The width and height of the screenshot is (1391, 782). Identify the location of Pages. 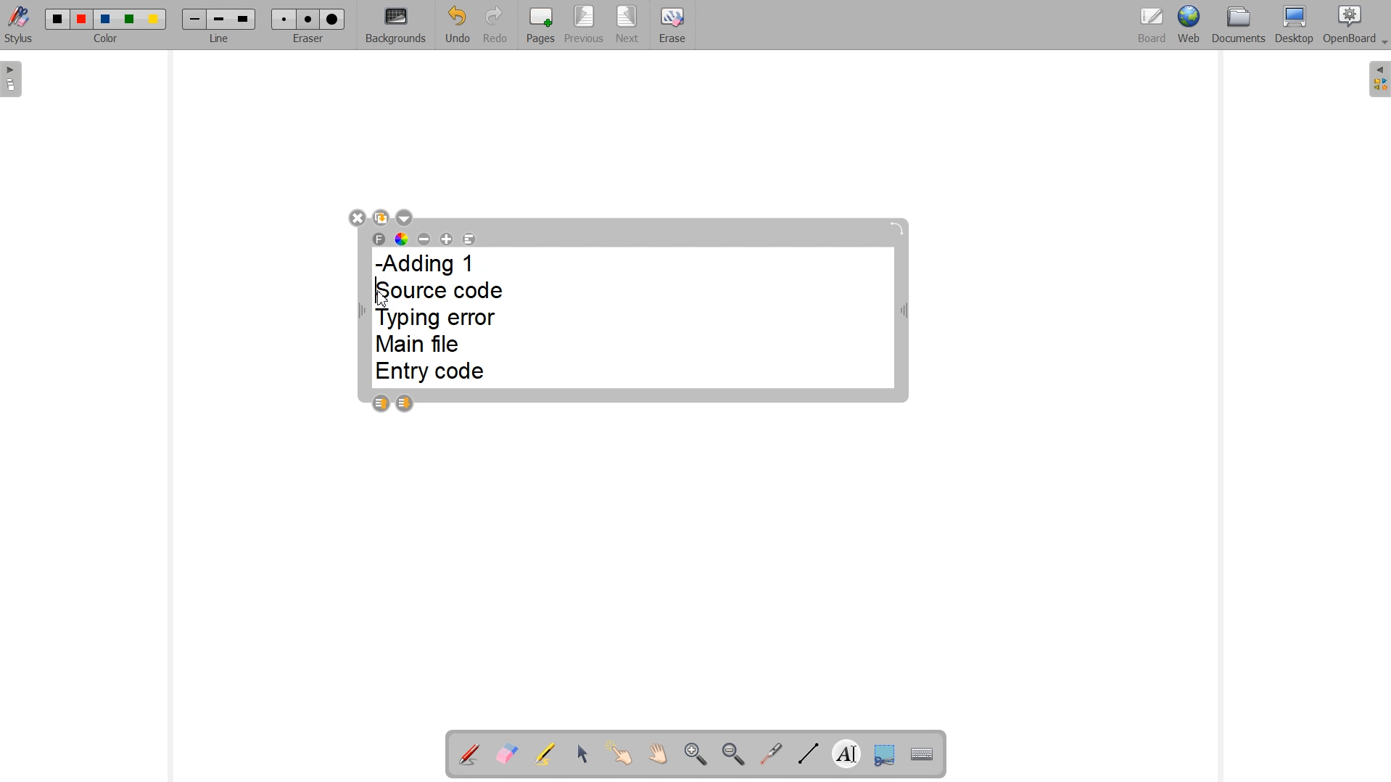
(541, 25).